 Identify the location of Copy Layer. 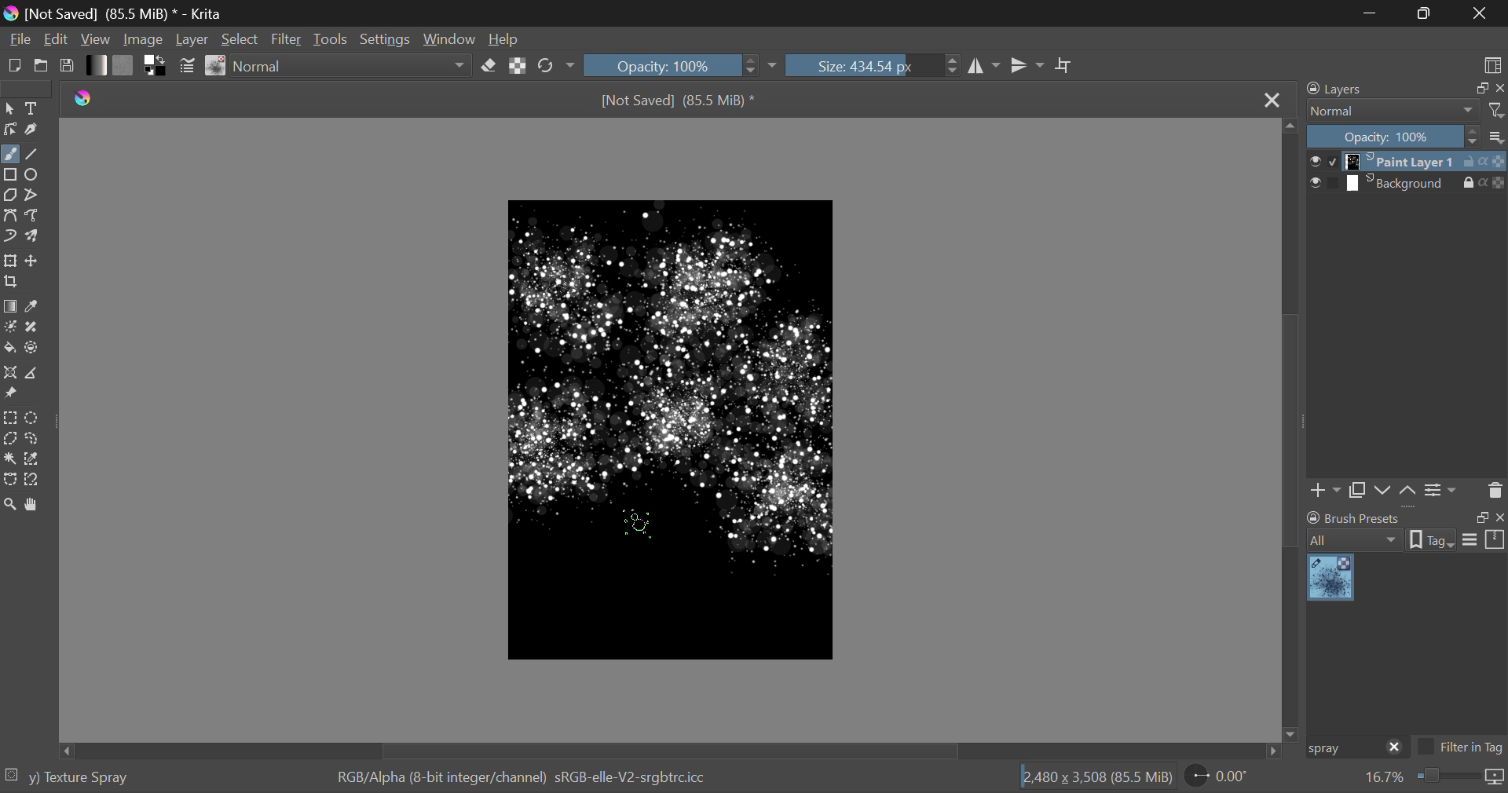
(1357, 492).